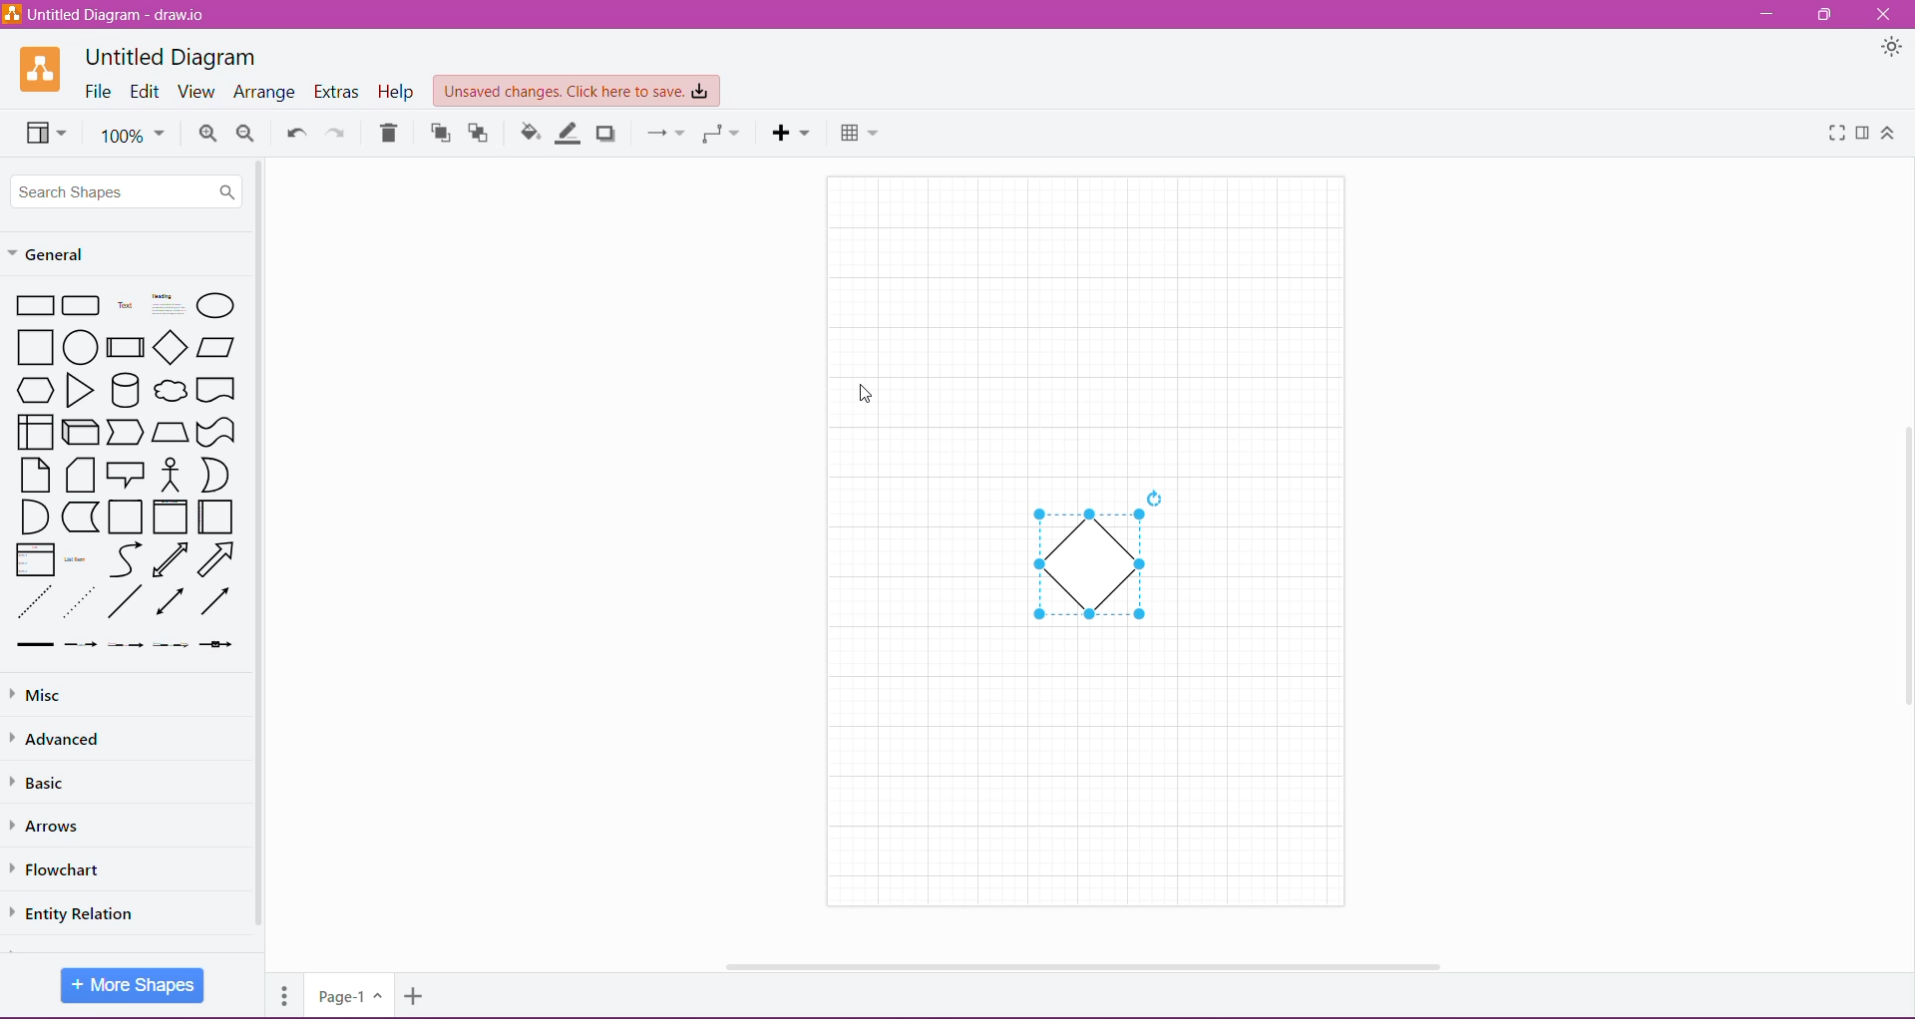 This screenshot has width=1915, height=1019. Describe the element at coordinates (171, 55) in the screenshot. I see `Untitled Diagram` at that location.